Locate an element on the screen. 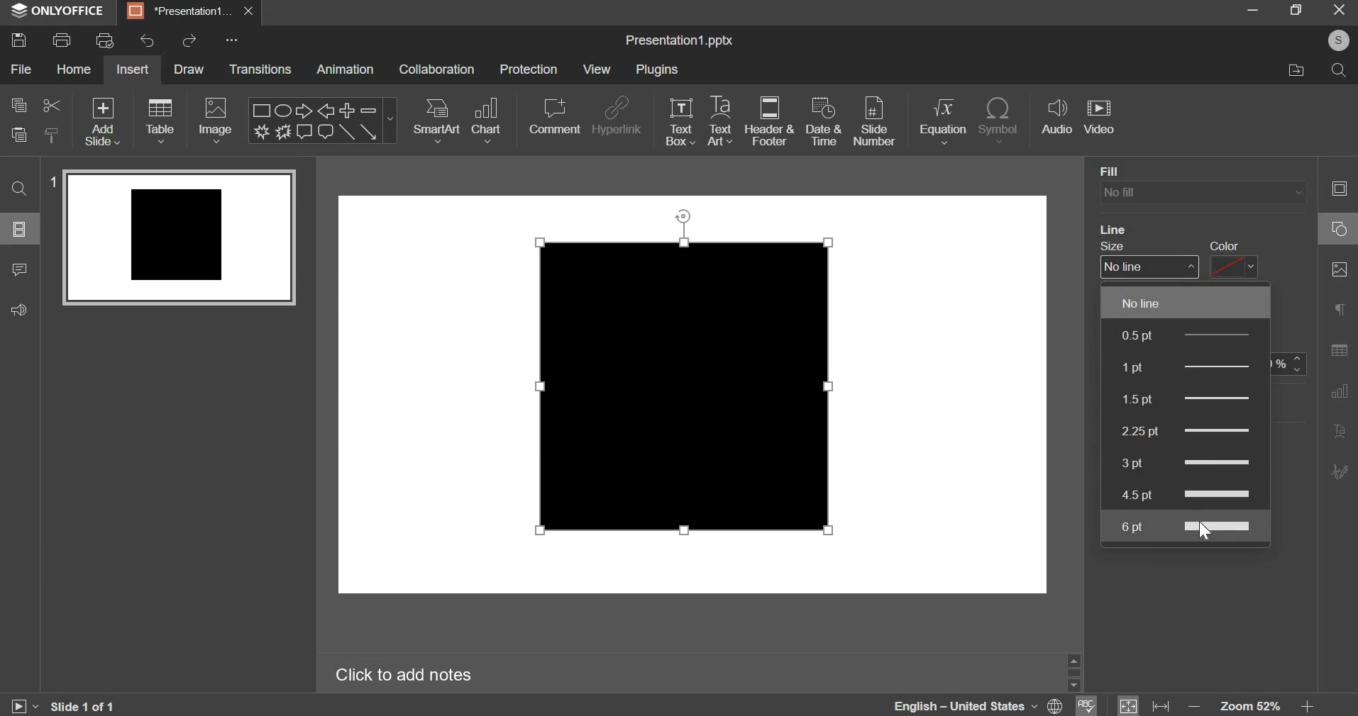 The image size is (1358, 716). collaboration is located at coordinates (436, 69).